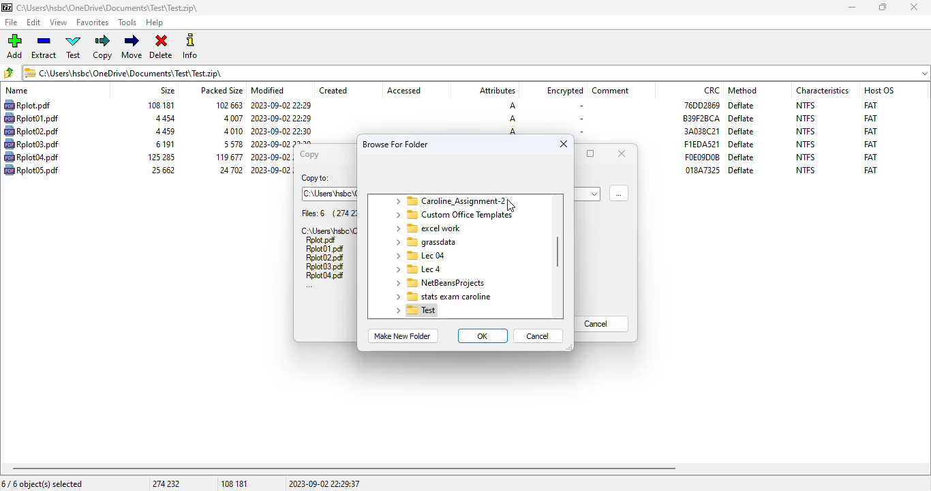  Describe the element at coordinates (164, 144) in the screenshot. I see `size` at that location.